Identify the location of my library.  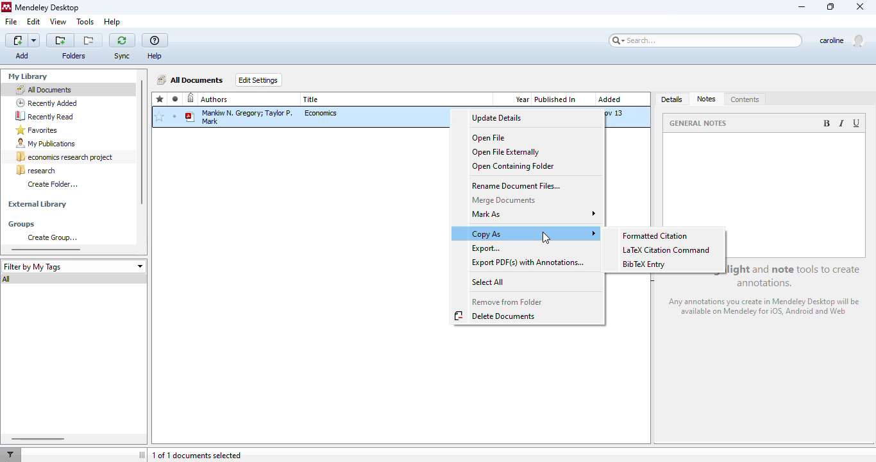
(29, 76).